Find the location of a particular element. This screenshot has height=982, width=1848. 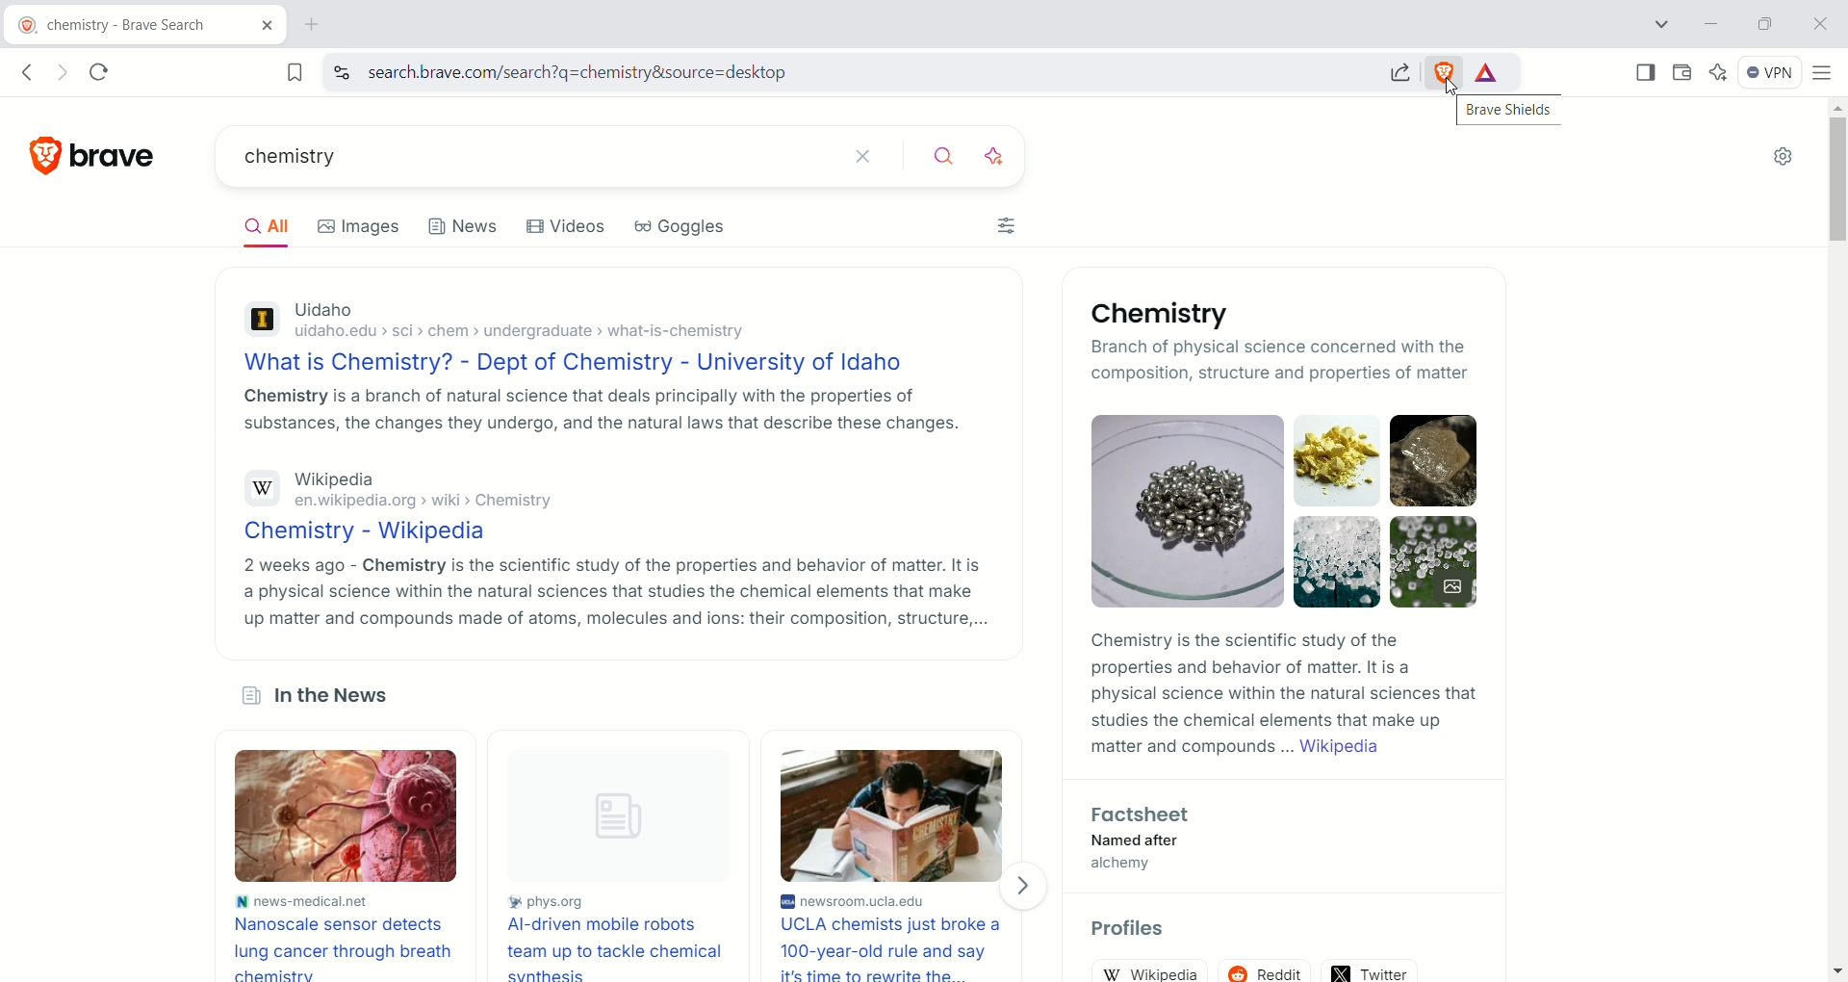

Profiles is located at coordinates (1130, 929).